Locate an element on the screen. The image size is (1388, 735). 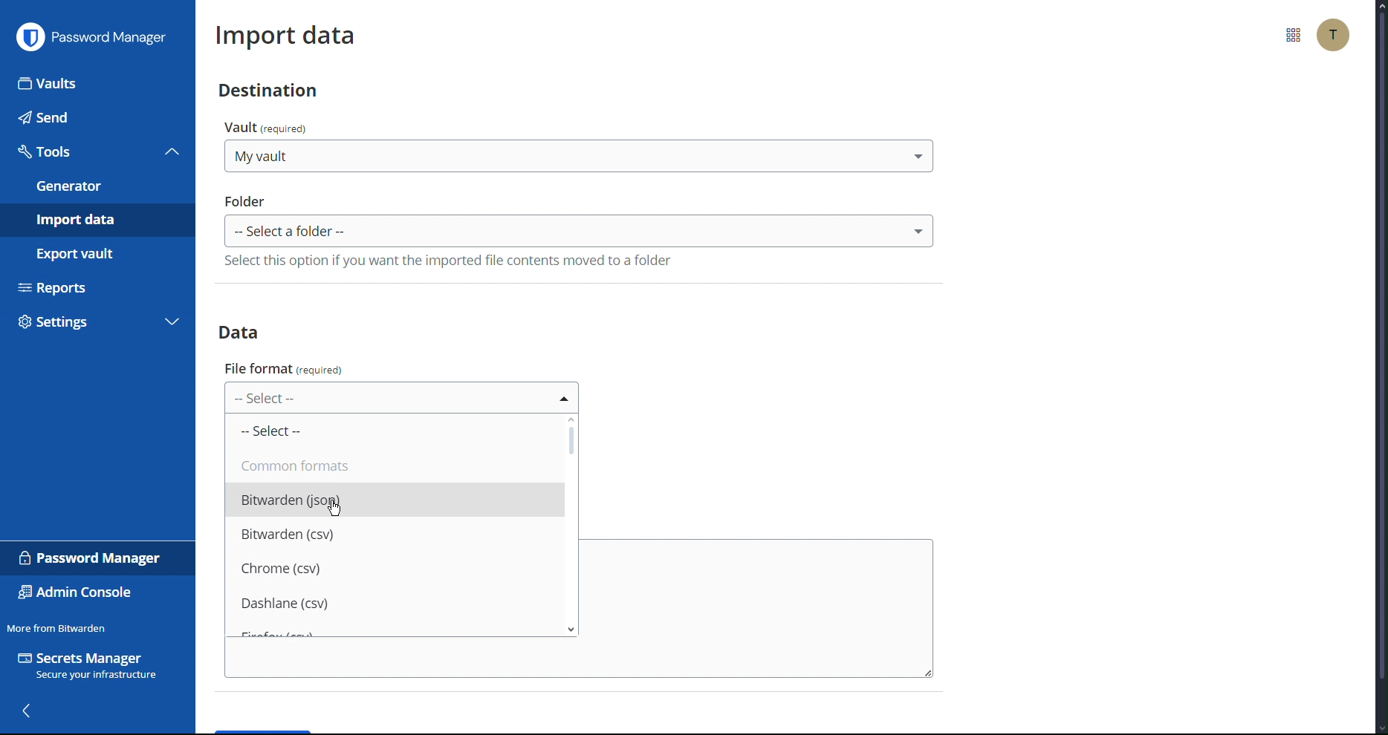
Generator is located at coordinates (96, 186).